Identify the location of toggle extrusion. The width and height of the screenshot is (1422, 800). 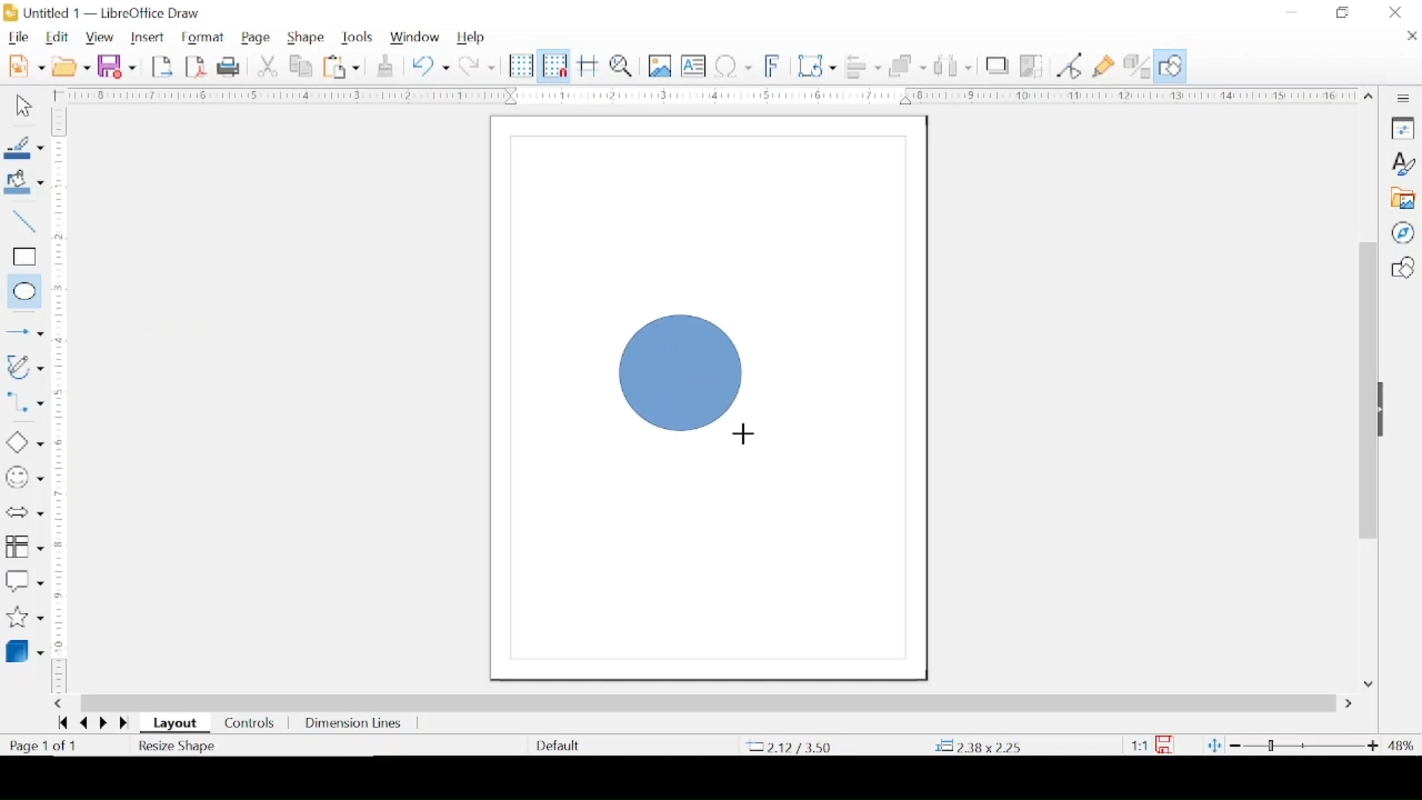
(1138, 66).